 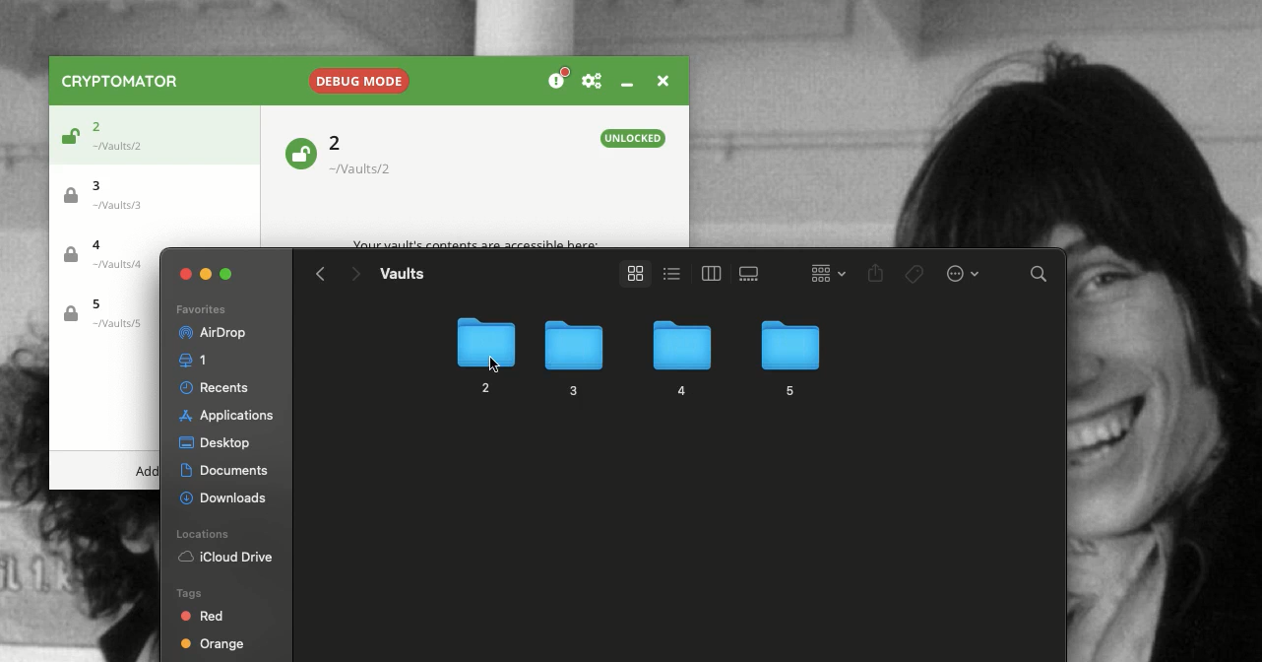 I want to click on Vault 2, so click(x=371, y=155).